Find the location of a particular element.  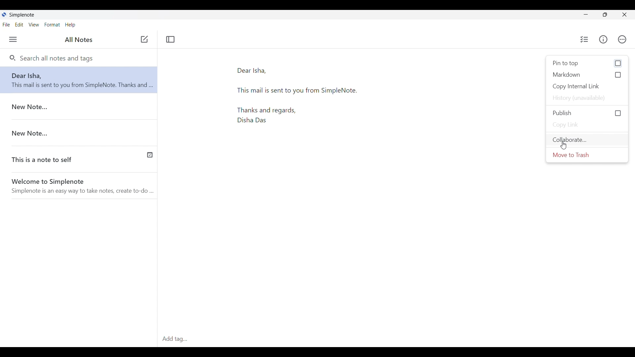

Actions is located at coordinates (622, 39).